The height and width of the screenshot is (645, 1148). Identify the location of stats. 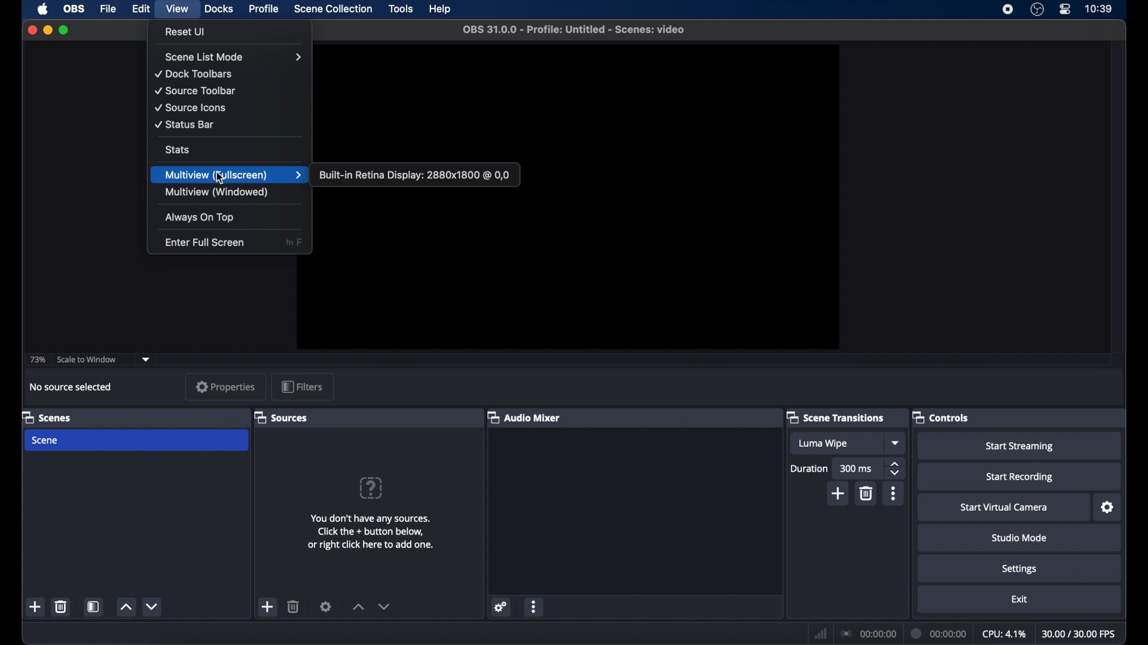
(176, 149).